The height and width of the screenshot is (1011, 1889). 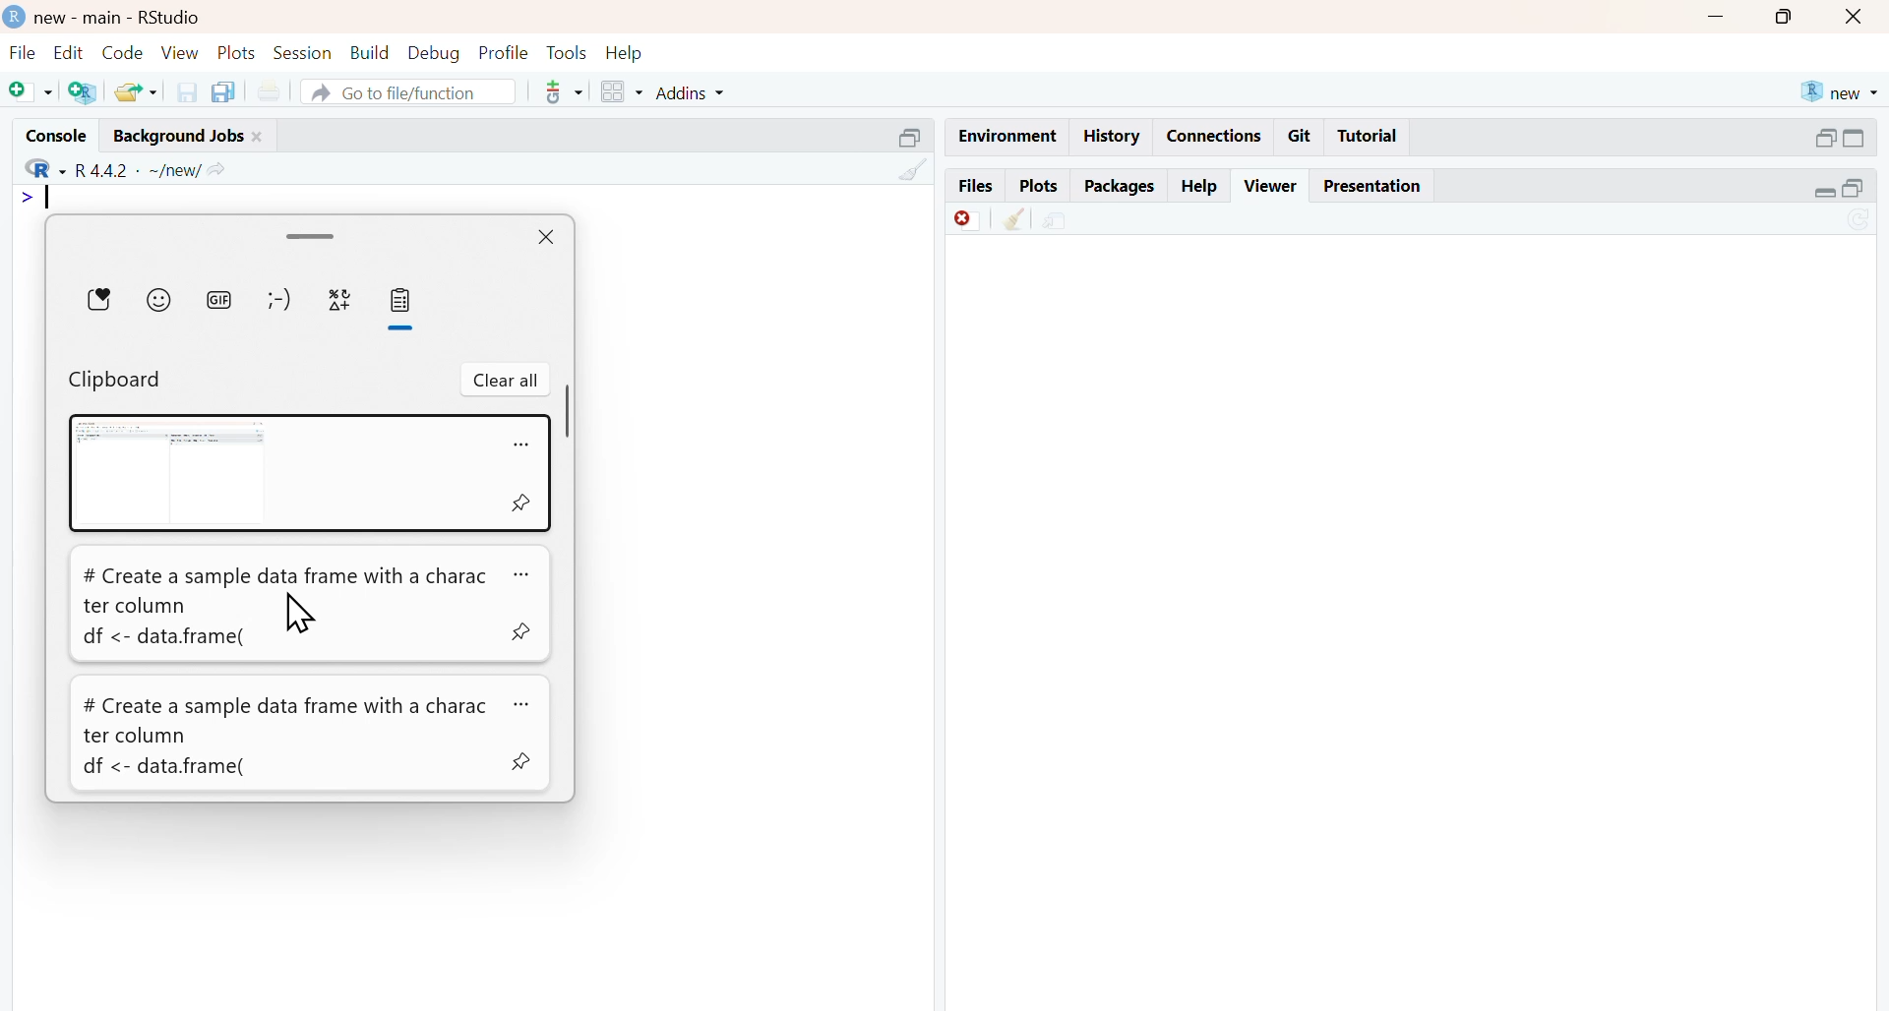 What do you see at coordinates (69, 53) in the screenshot?
I see `edit` at bounding box center [69, 53].